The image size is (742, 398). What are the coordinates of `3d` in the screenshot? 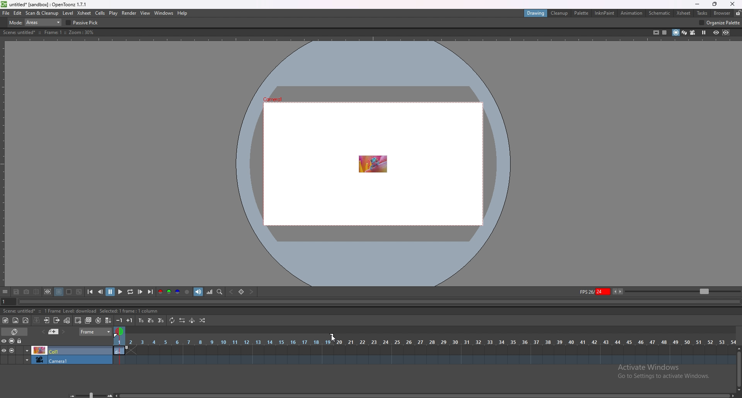 It's located at (684, 32).